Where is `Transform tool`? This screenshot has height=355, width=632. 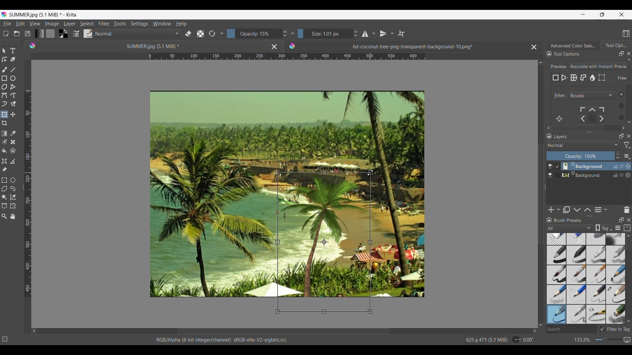 Transform tool is located at coordinates (4, 114).